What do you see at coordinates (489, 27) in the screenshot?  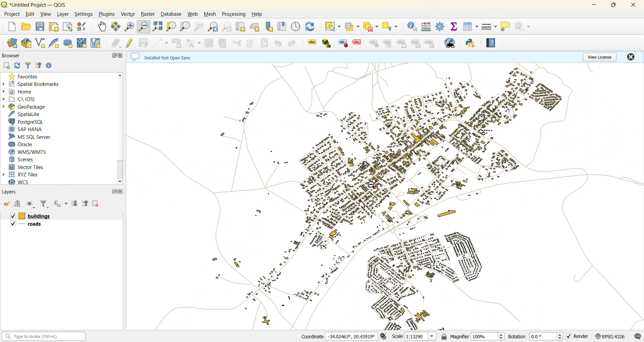 I see `measure line` at bounding box center [489, 27].